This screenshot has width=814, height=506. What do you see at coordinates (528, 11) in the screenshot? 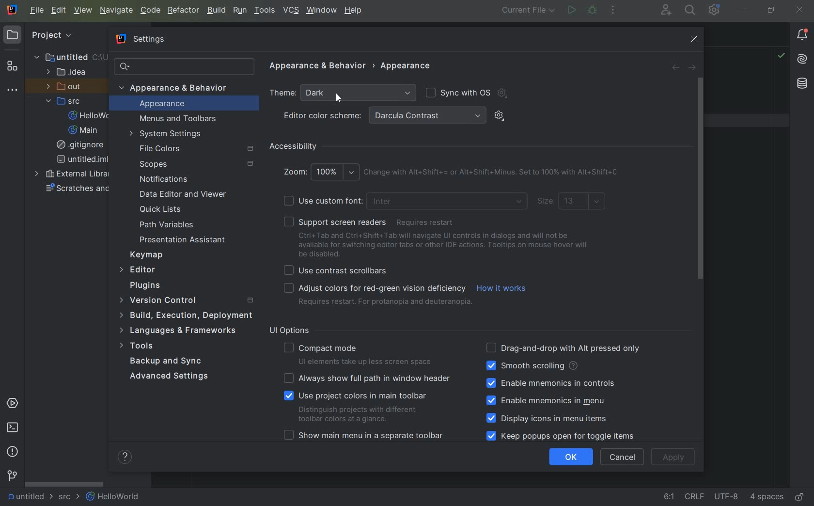
I see `CURRENT FILE` at bounding box center [528, 11].